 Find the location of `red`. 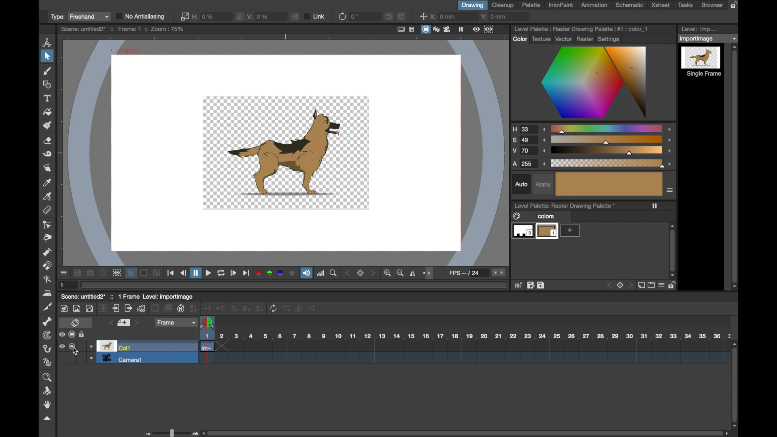

red is located at coordinates (259, 273).